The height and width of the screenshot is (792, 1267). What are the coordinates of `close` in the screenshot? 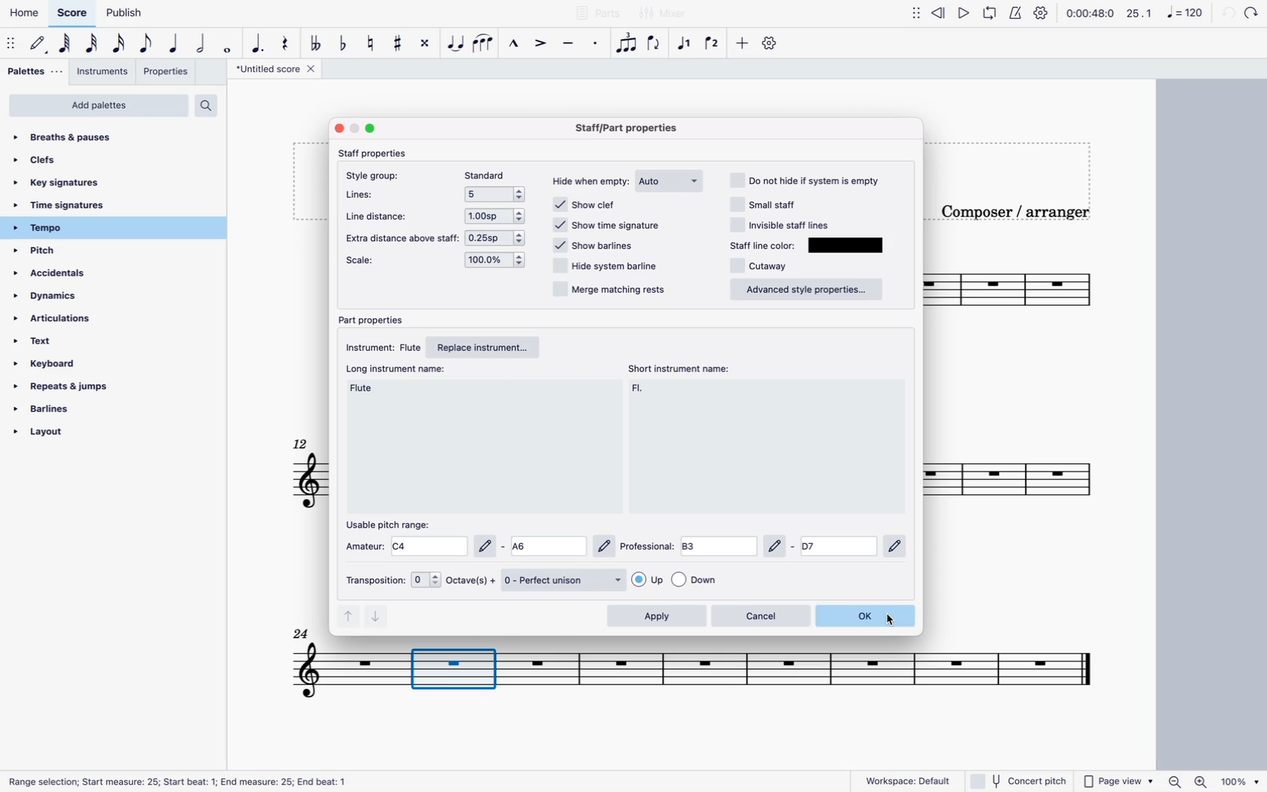 It's located at (339, 128).